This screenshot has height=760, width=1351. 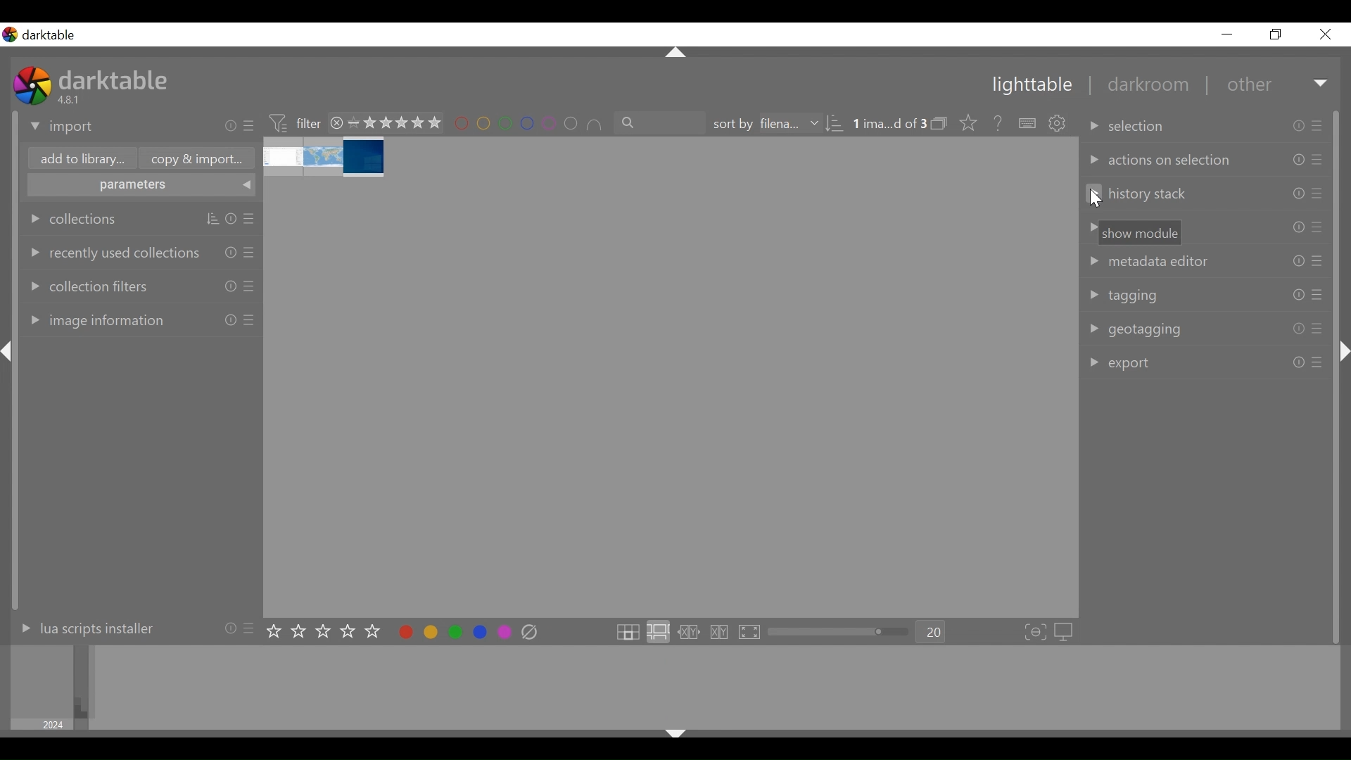 What do you see at coordinates (53, 35) in the screenshot?
I see `darktable` at bounding box center [53, 35].